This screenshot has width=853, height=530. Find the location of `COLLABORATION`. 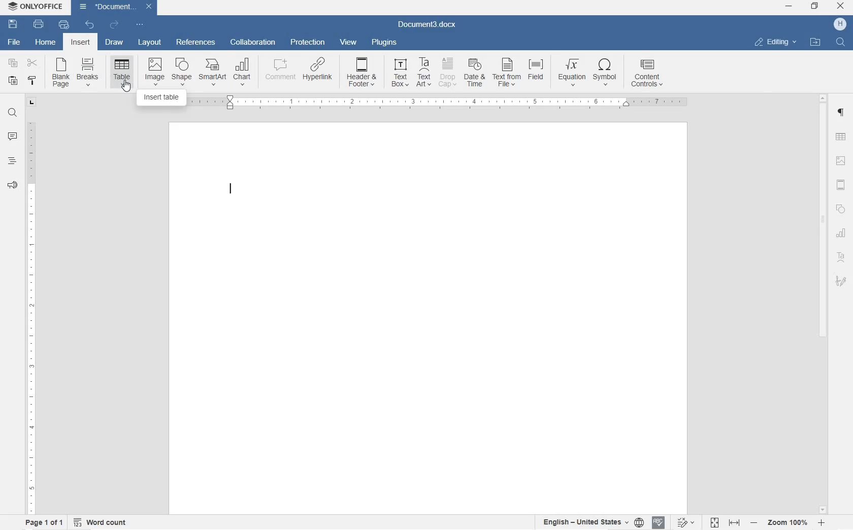

COLLABORATION is located at coordinates (254, 43).